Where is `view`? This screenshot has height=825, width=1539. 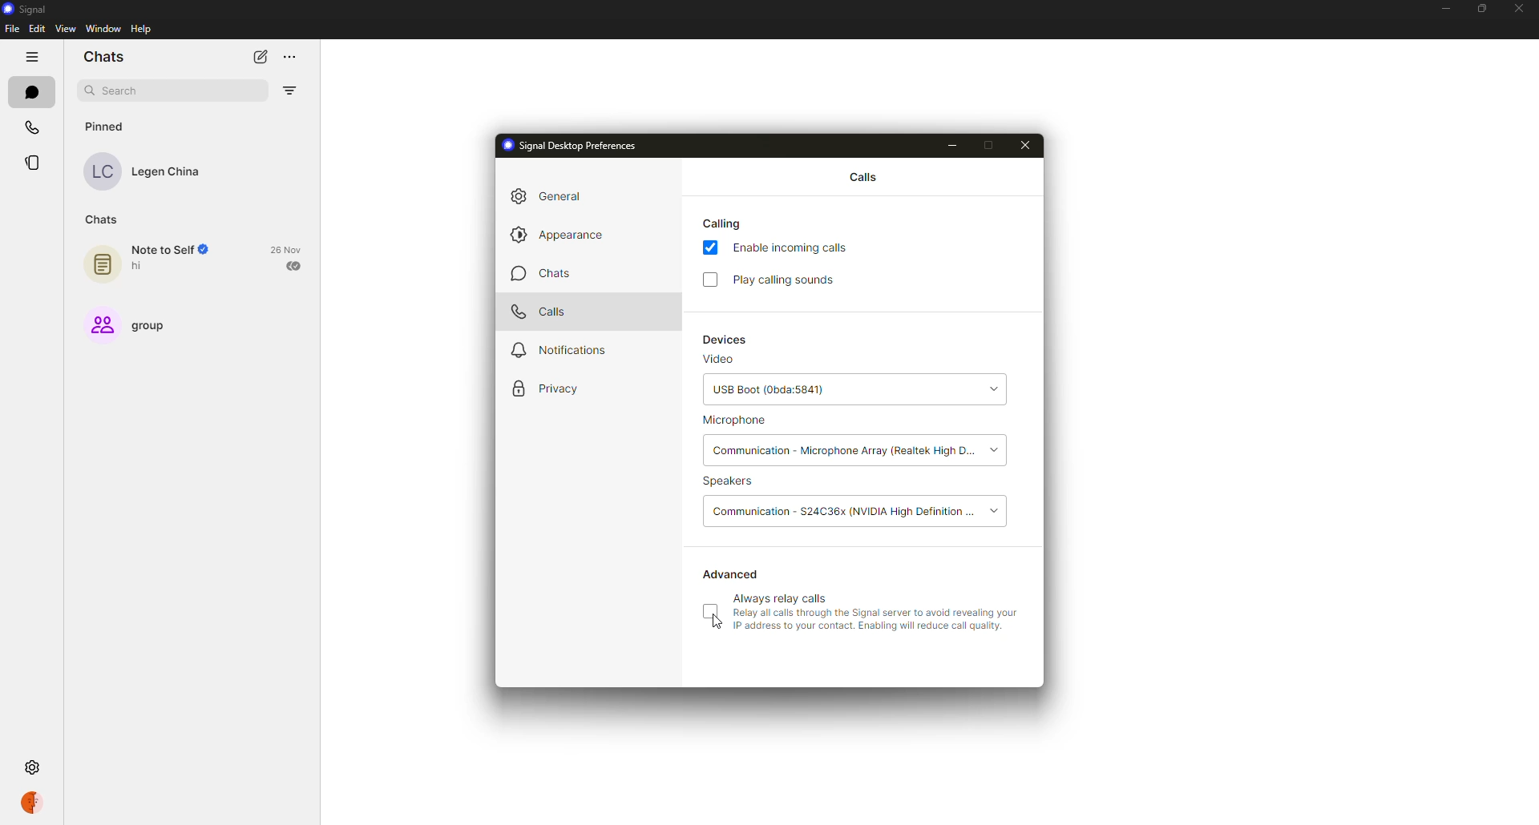 view is located at coordinates (68, 30).